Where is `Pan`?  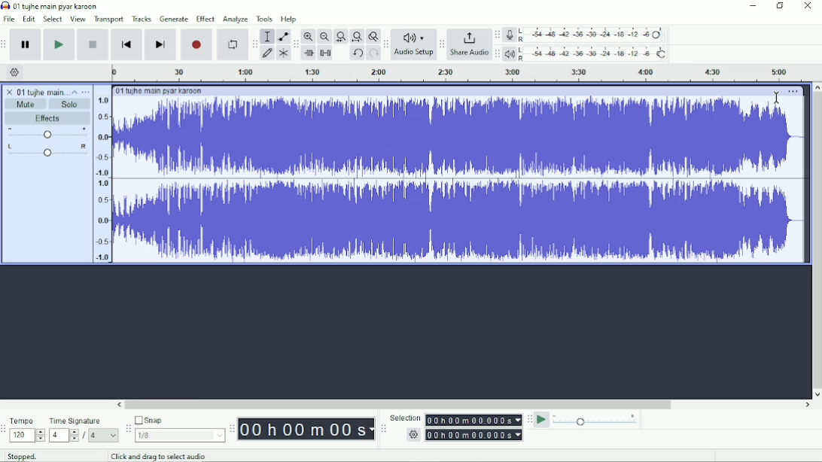 Pan is located at coordinates (45, 150).